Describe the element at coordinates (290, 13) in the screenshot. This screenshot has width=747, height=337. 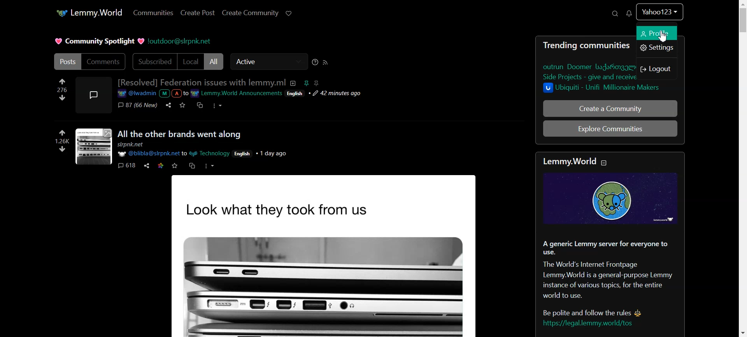
I see `Support Limmy` at that location.